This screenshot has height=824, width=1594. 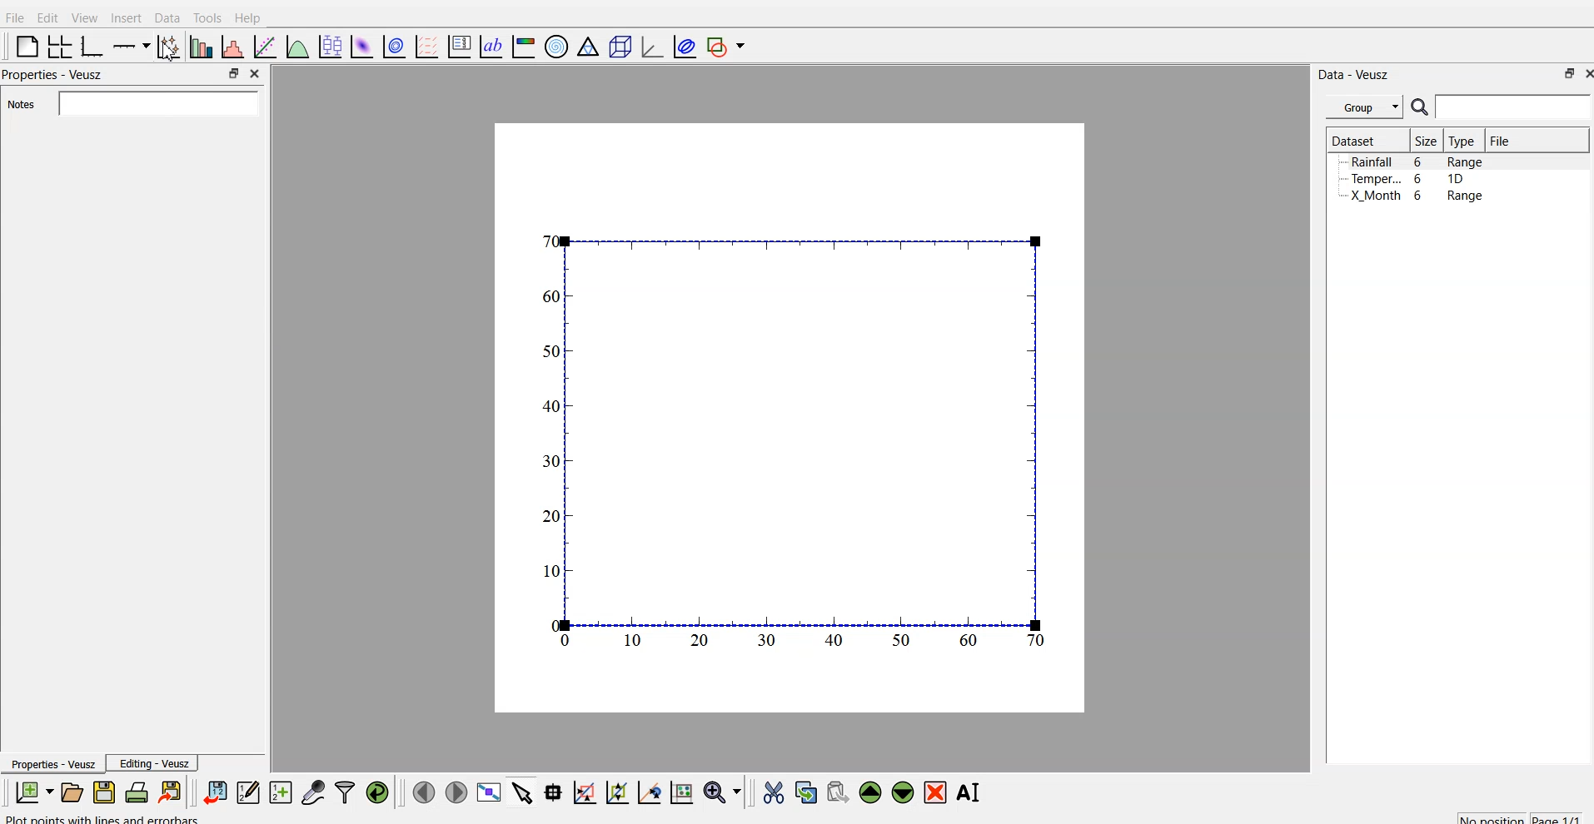 I want to click on search bar, so click(x=1517, y=109).